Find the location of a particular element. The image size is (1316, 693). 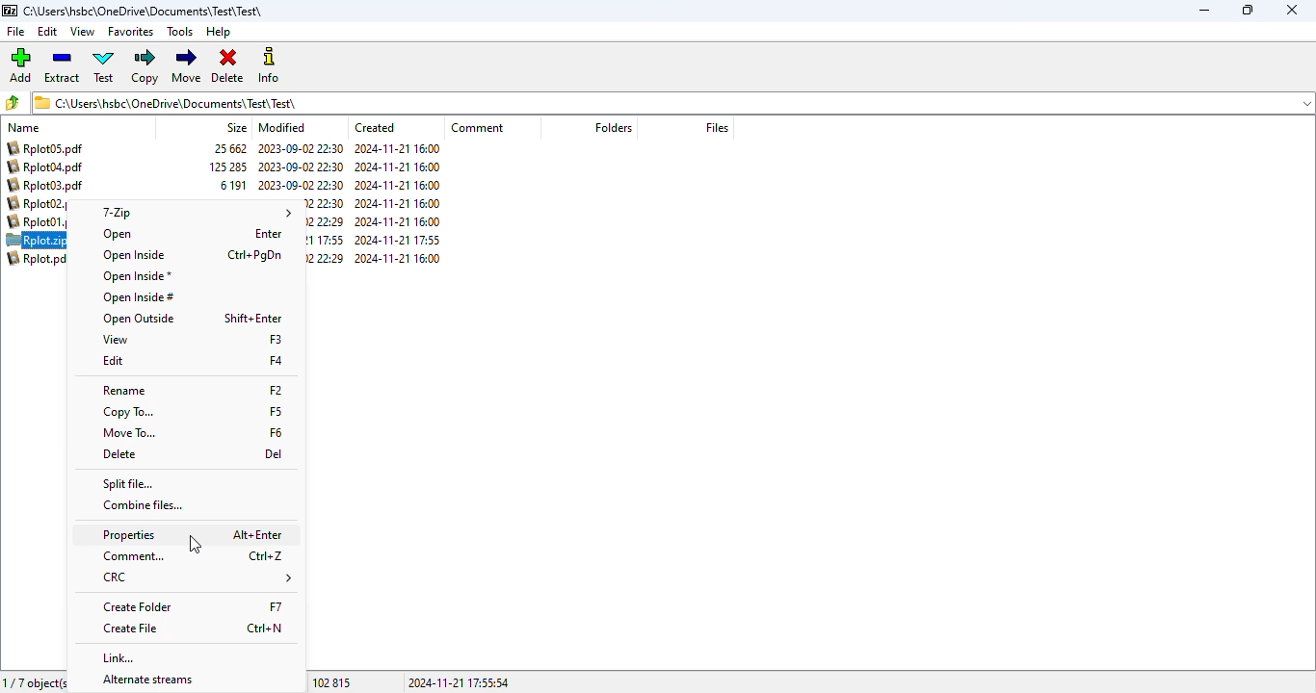

7-zip is located at coordinates (193, 212).